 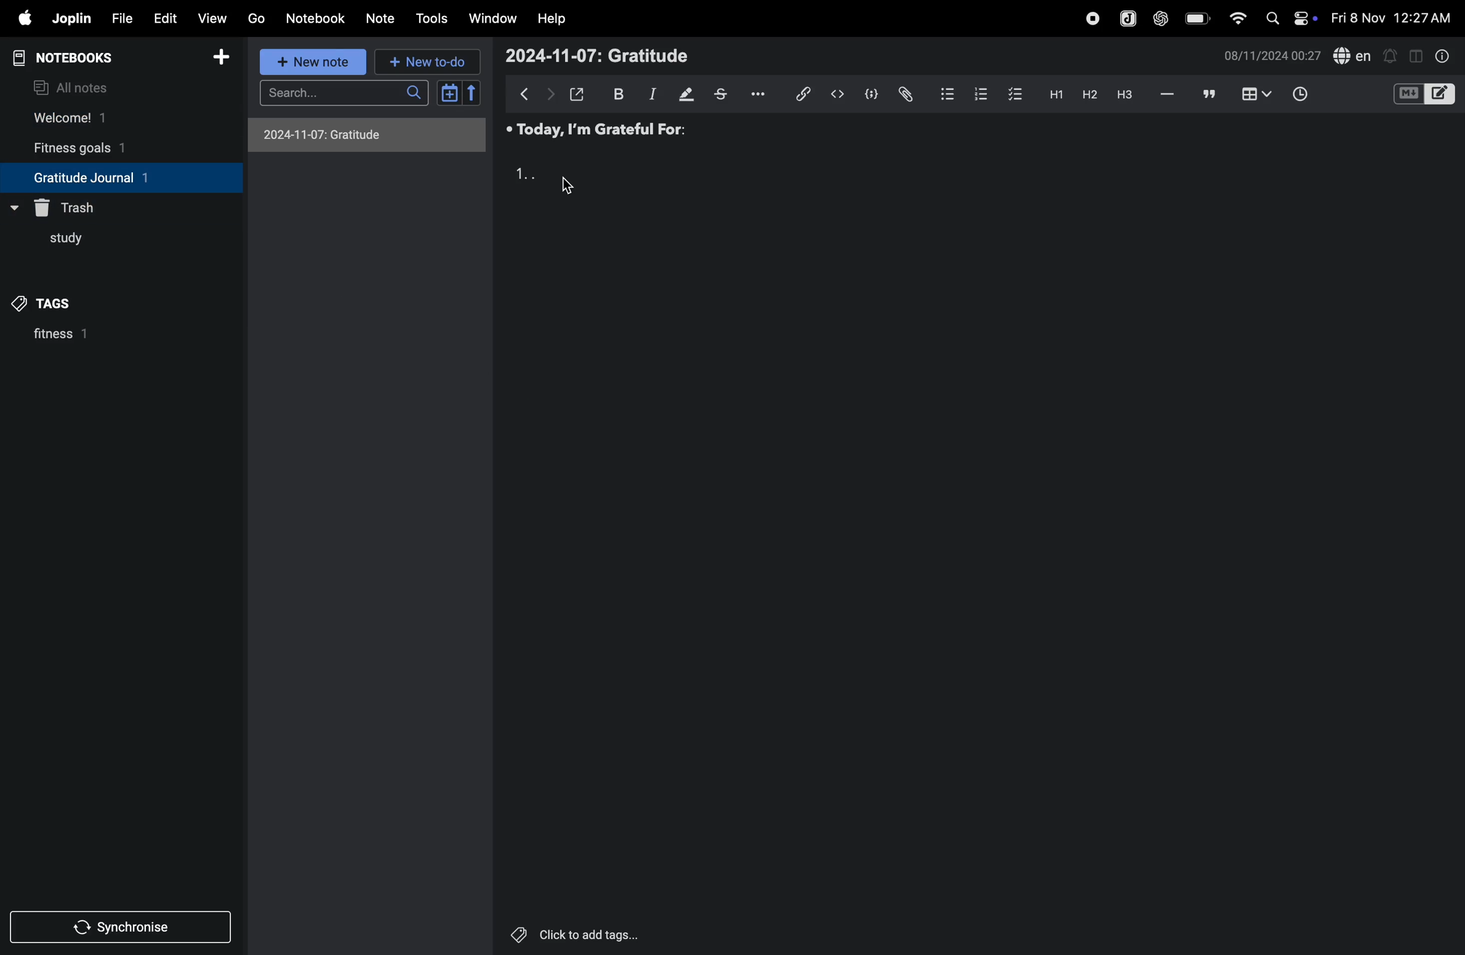 What do you see at coordinates (1053, 96) in the screenshot?
I see `heading 1` at bounding box center [1053, 96].